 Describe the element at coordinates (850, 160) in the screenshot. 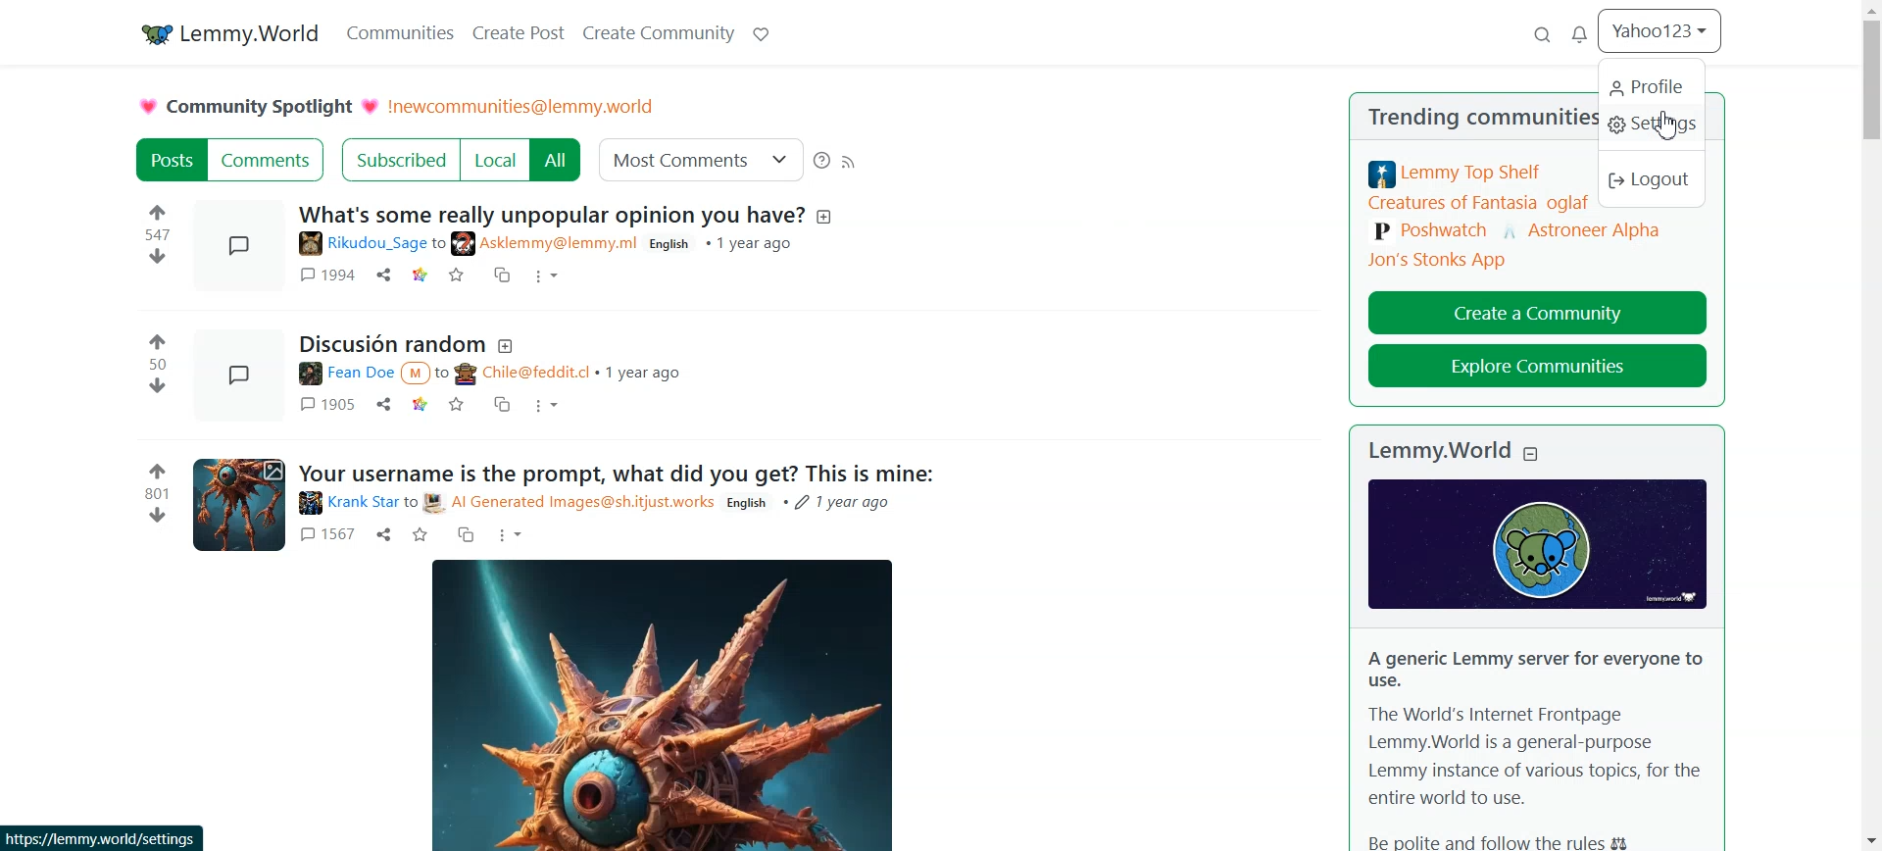

I see `RSS` at that location.